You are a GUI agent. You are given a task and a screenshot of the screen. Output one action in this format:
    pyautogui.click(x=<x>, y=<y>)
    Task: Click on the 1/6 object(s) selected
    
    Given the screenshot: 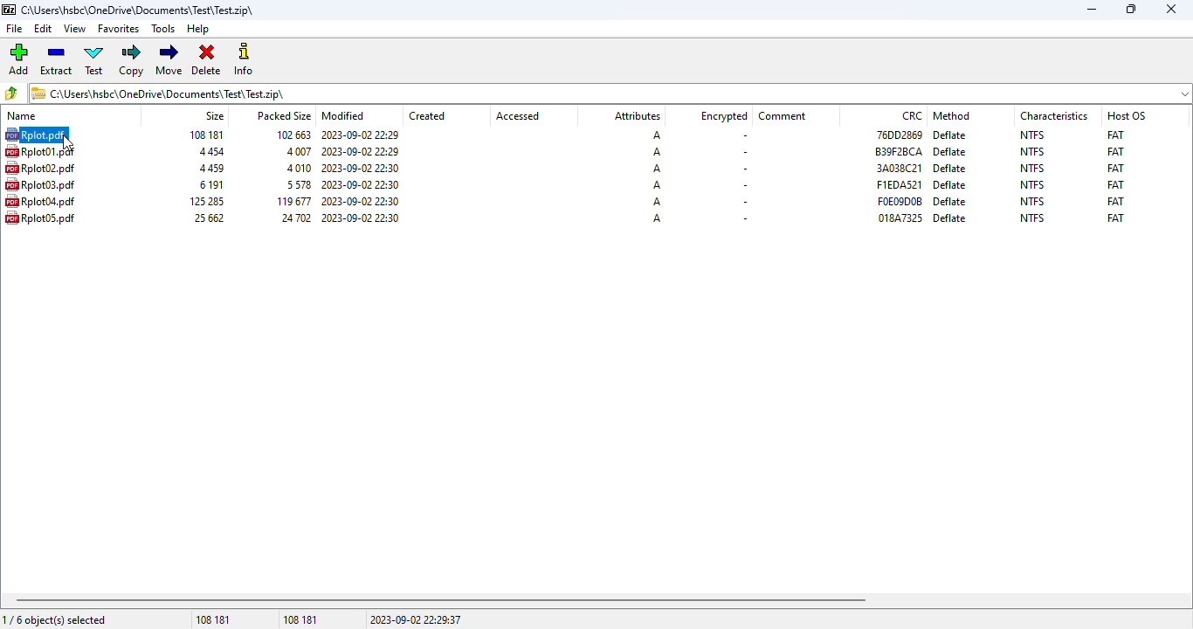 What is the action you would take?
    pyautogui.click(x=55, y=620)
    